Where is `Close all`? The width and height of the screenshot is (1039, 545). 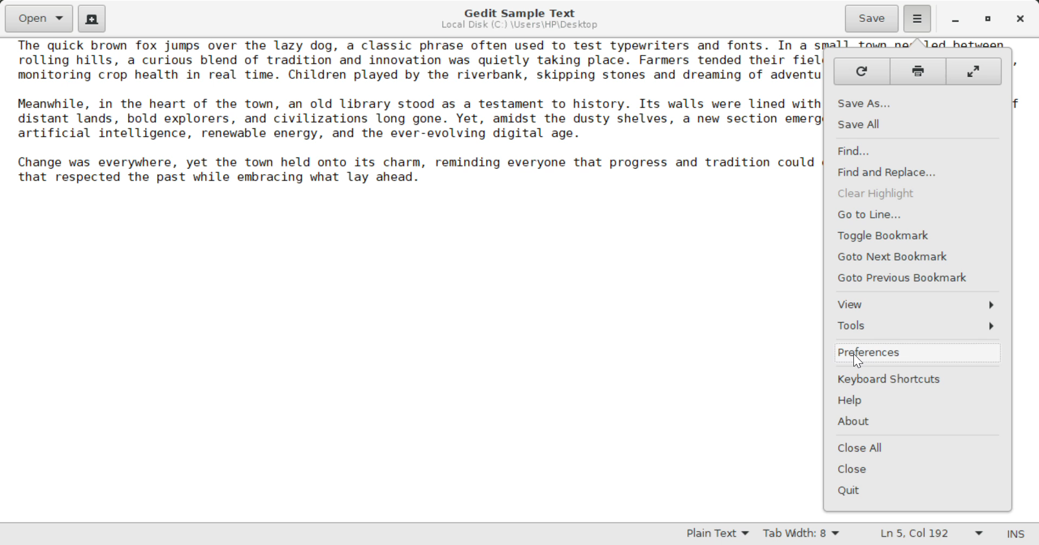
Close all is located at coordinates (868, 447).